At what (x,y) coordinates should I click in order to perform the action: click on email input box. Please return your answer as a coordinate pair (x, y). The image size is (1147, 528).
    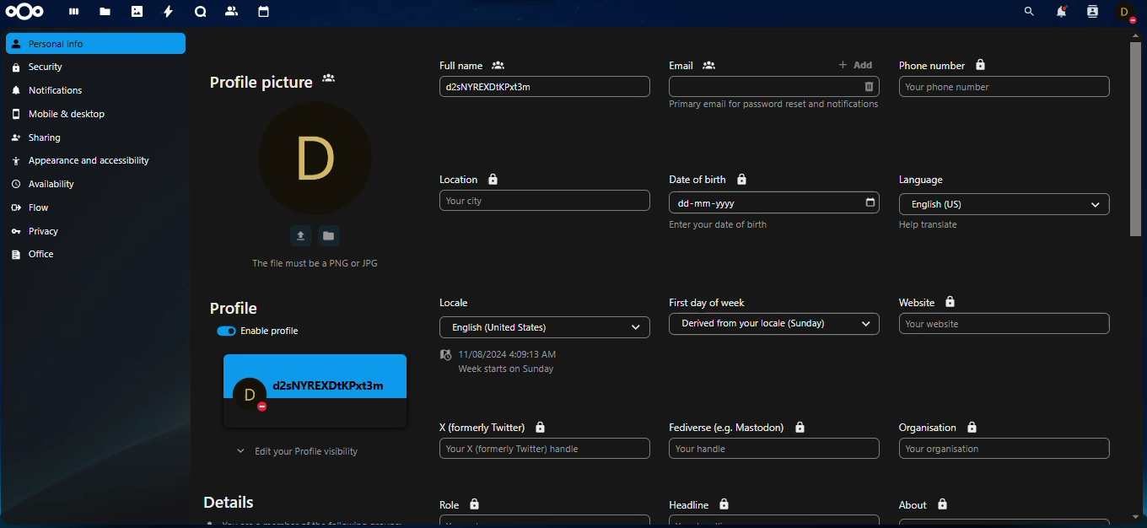
    Looking at the image, I should click on (764, 87).